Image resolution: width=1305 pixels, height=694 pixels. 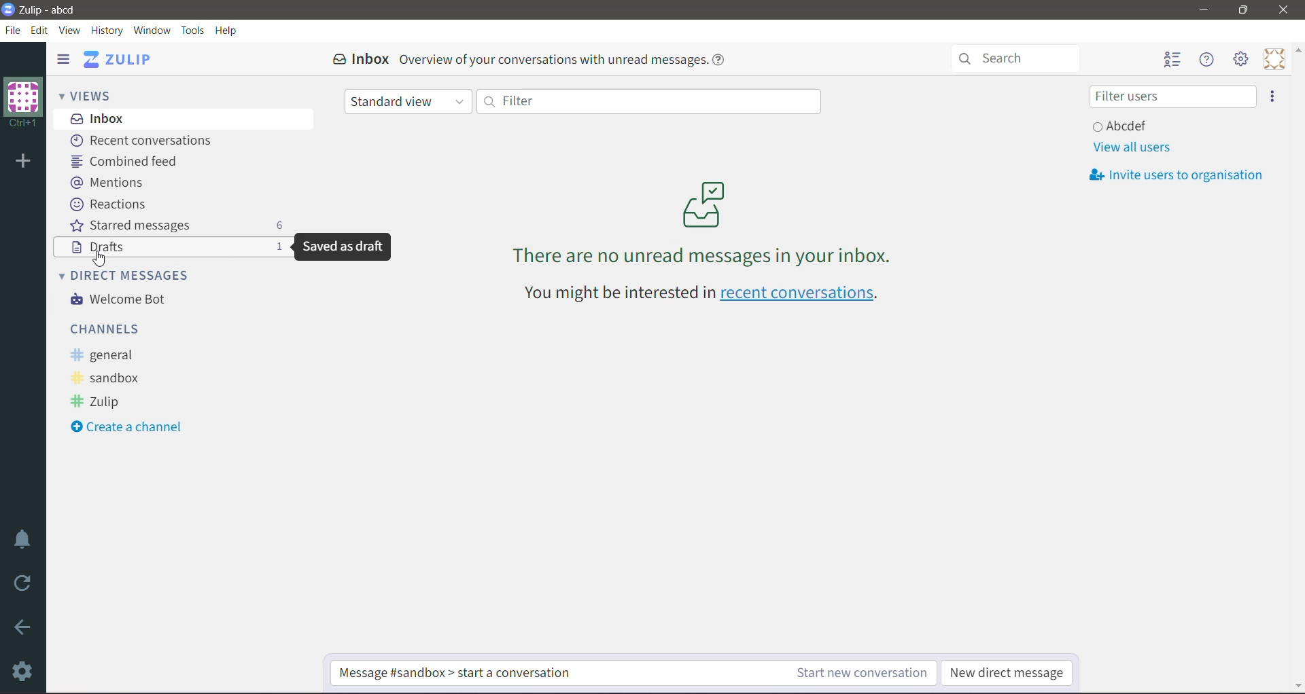 I want to click on Hide user list, so click(x=1171, y=60).